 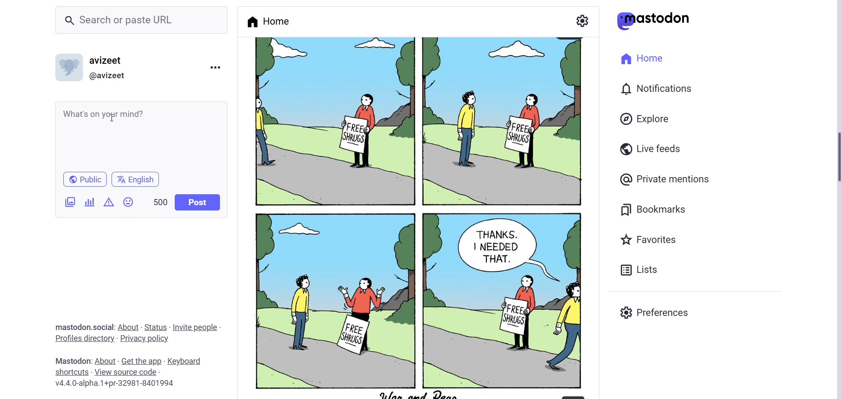 I want to click on Search Bar, so click(x=141, y=22).